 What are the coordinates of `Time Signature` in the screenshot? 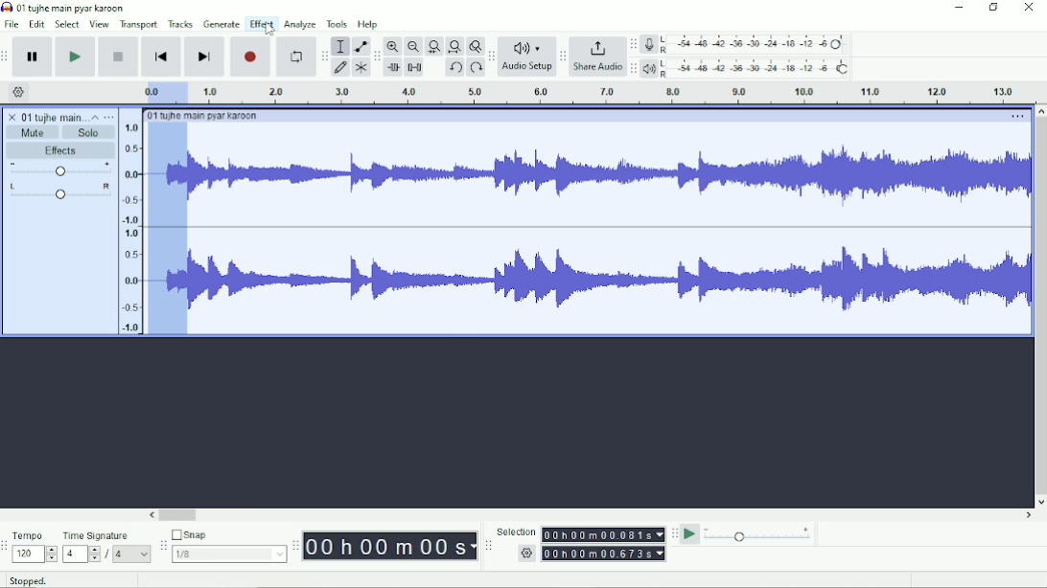 It's located at (105, 535).